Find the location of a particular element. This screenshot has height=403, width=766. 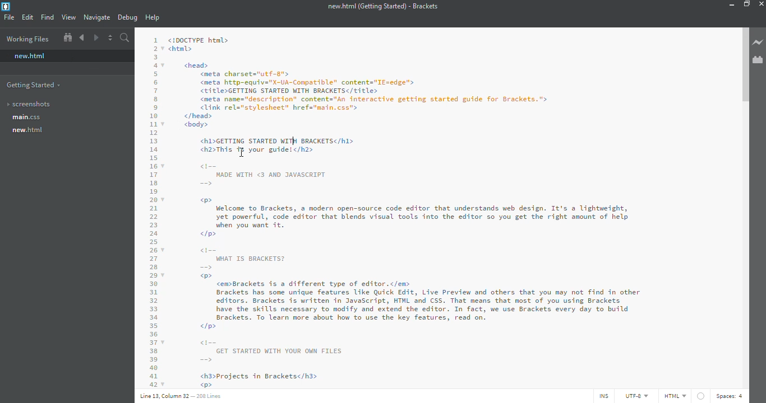

vertical scroll bar is located at coordinates (744, 64).